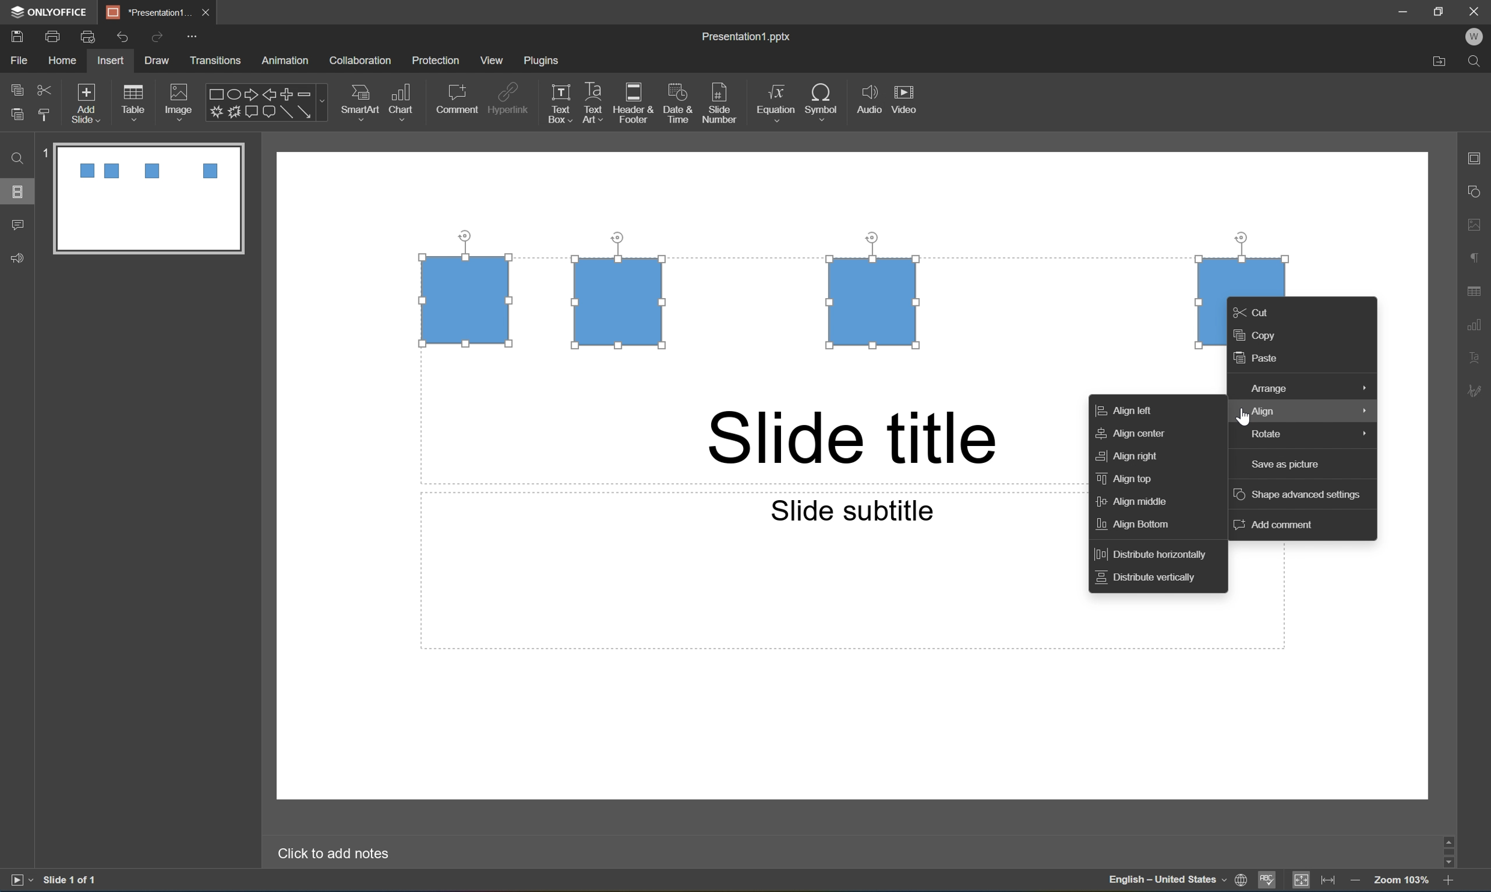 This screenshot has width=1491, height=892. Describe the element at coordinates (1356, 882) in the screenshot. I see `zoom out` at that location.